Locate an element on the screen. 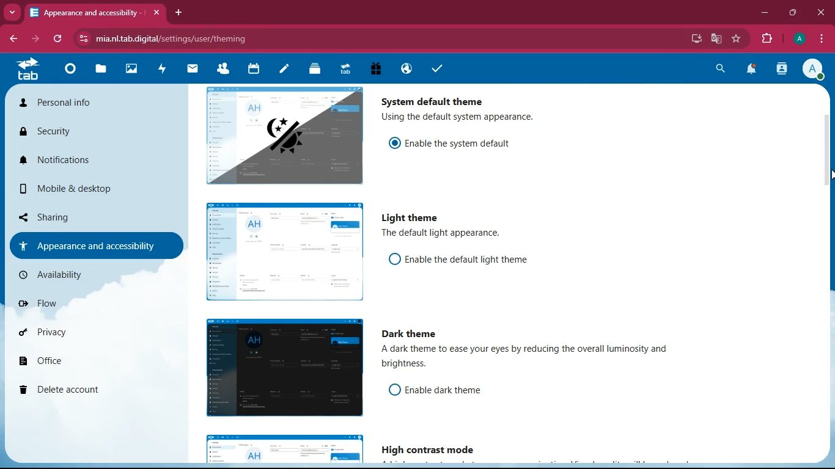 The image size is (835, 469). favourite is located at coordinates (738, 39).